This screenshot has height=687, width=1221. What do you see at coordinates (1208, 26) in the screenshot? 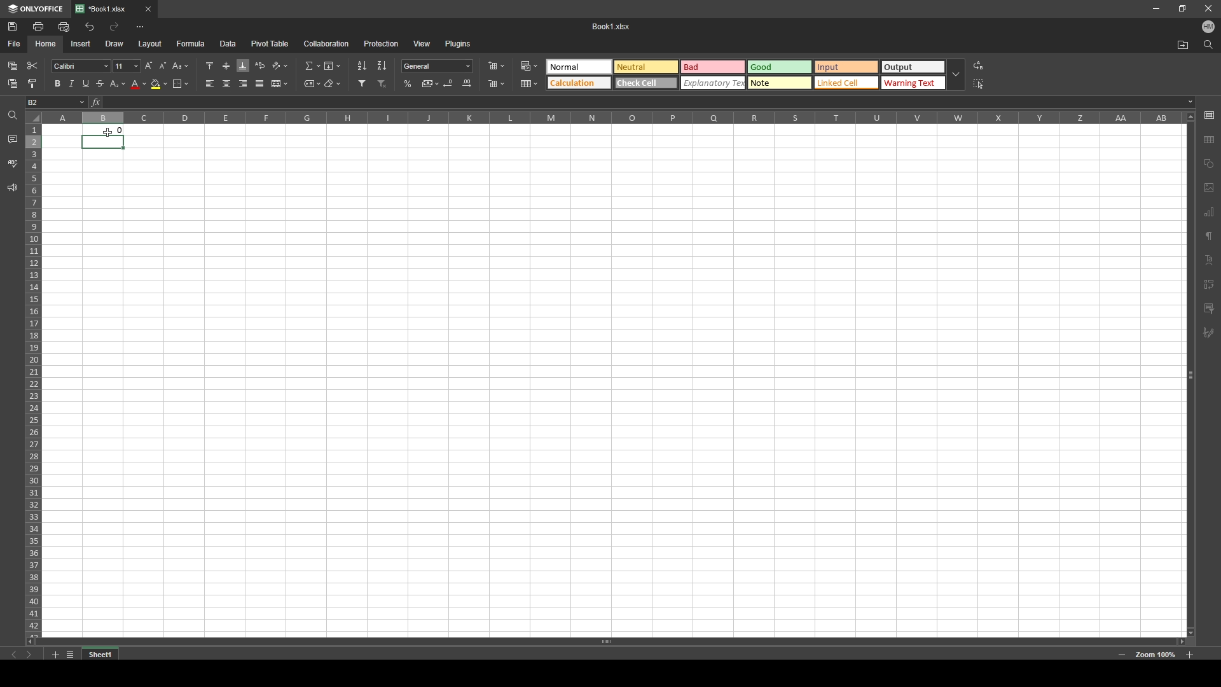
I see `profile` at bounding box center [1208, 26].